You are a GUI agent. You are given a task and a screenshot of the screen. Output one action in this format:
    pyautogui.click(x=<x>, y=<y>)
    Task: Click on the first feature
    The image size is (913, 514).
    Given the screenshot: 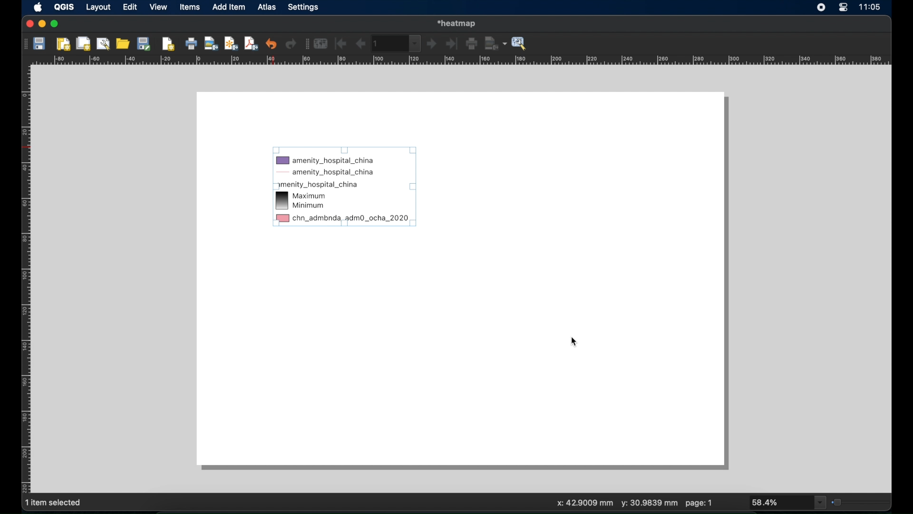 What is the action you would take?
    pyautogui.click(x=341, y=43)
    